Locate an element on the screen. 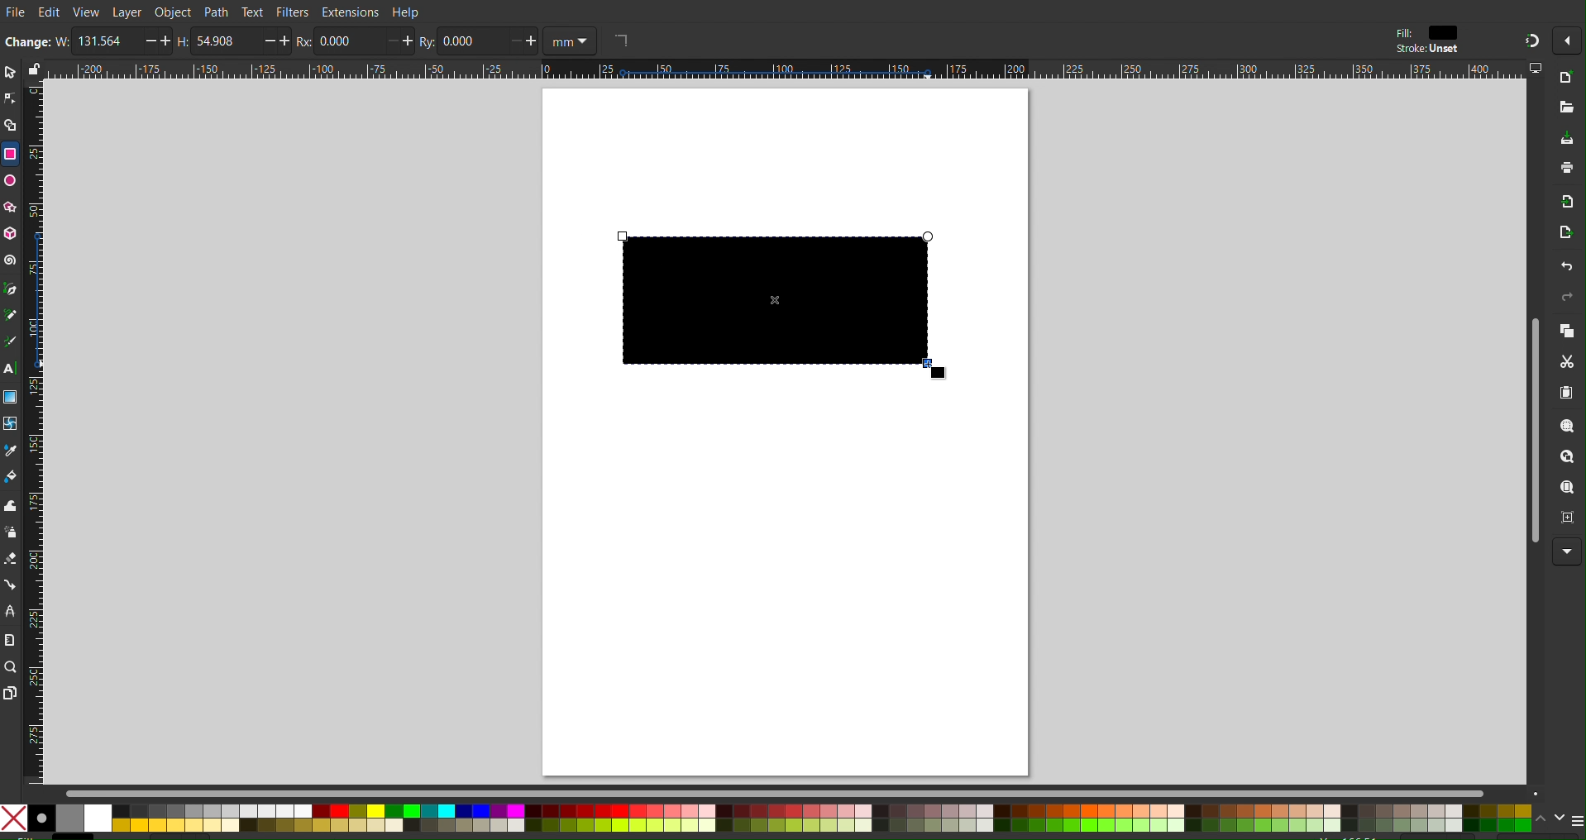 The width and height of the screenshot is (1586, 840). 0.000 is located at coordinates (471, 41).